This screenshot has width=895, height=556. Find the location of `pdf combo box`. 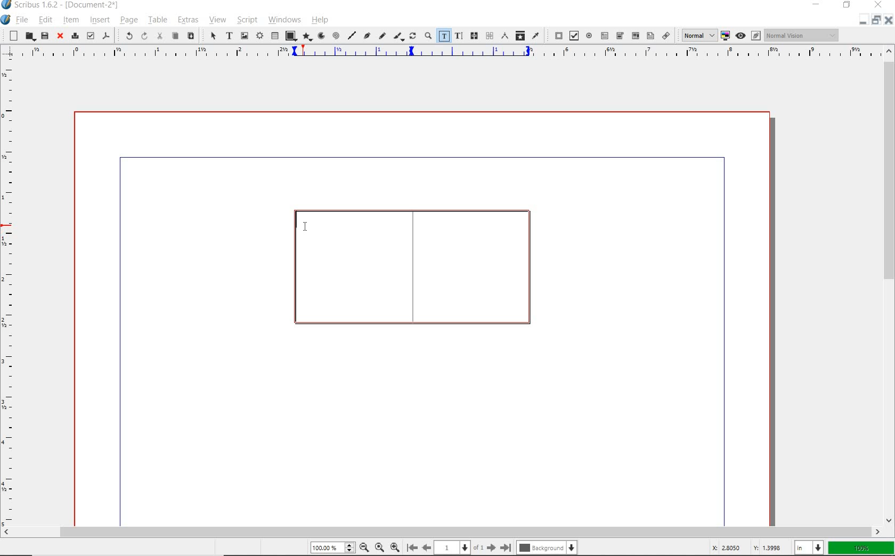

pdf combo box is located at coordinates (620, 36).